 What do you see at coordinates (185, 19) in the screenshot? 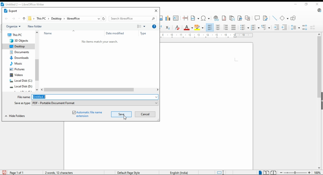
I see `insert page break` at bounding box center [185, 19].